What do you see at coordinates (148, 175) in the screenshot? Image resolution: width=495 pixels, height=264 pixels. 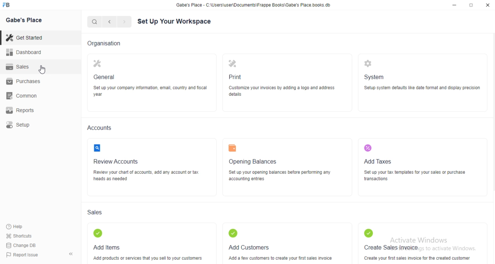 I see `Review your chart of accounts, add any account of tax heads as needed` at bounding box center [148, 175].